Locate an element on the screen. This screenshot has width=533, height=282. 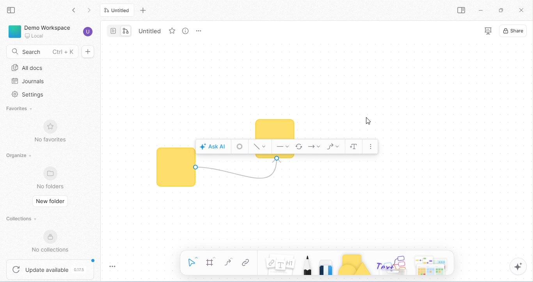
share is located at coordinates (515, 32).